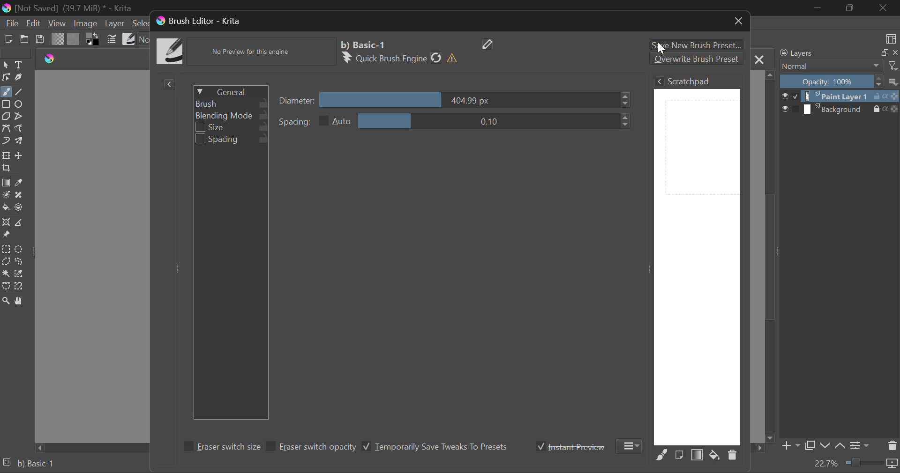  What do you see at coordinates (34, 23) in the screenshot?
I see `Edit` at bounding box center [34, 23].